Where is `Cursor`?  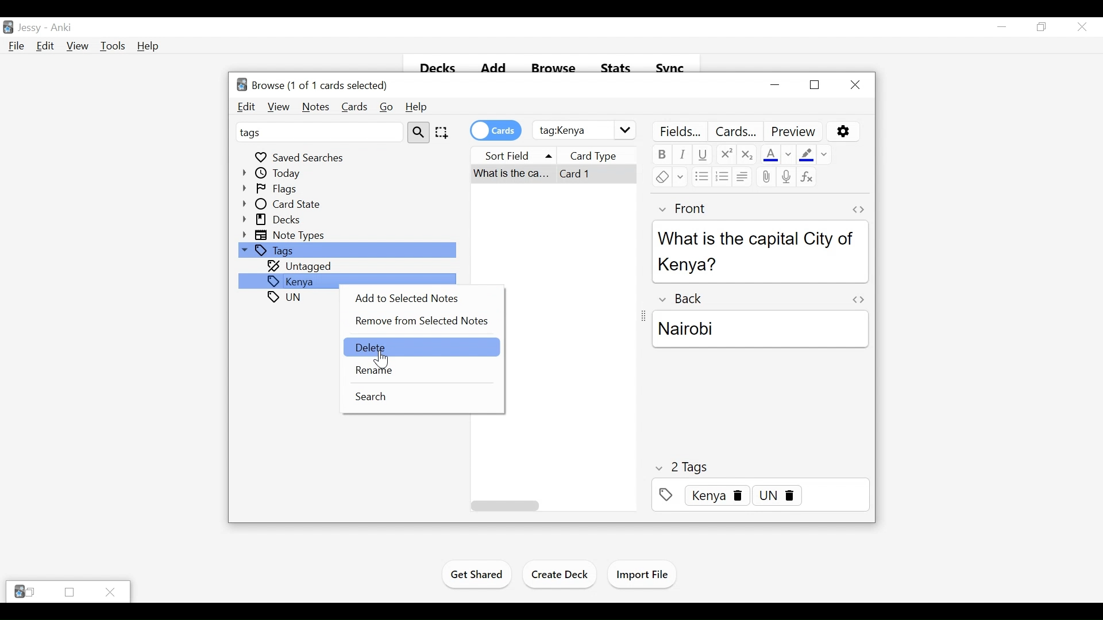 Cursor is located at coordinates (384, 359).